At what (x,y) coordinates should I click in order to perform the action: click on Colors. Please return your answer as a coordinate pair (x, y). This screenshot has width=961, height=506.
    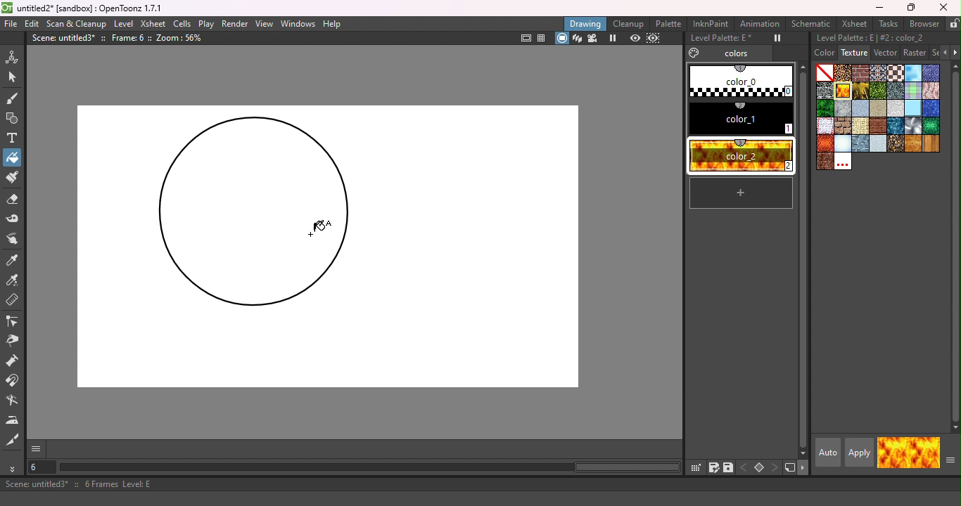
    Looking at the image, I should click on (727, 53).